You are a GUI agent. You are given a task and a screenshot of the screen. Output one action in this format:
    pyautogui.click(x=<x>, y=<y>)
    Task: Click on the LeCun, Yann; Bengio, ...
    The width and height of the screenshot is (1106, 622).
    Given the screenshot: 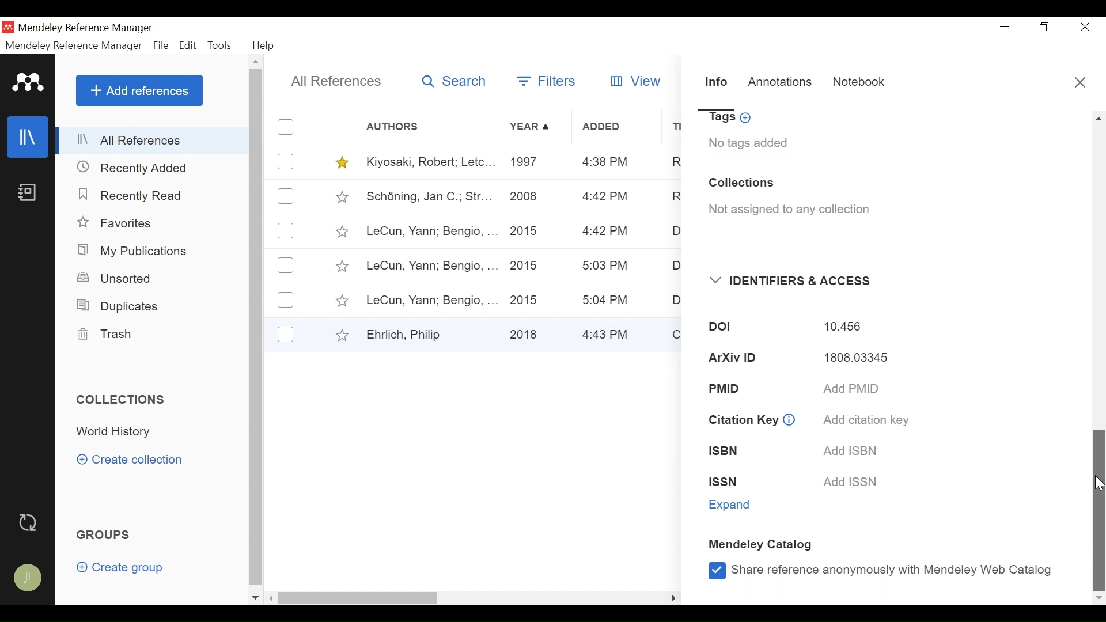 What is the action you would take?
    pyautogui.click(x=431, y=232)
    